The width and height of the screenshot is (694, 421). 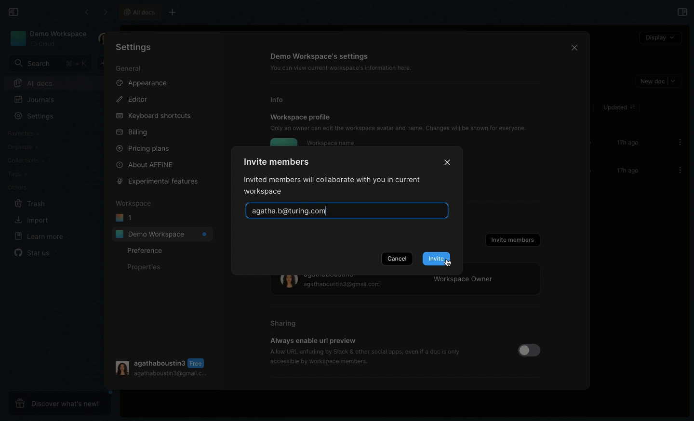 I want to click on Forward, so click(x=104, y=12).